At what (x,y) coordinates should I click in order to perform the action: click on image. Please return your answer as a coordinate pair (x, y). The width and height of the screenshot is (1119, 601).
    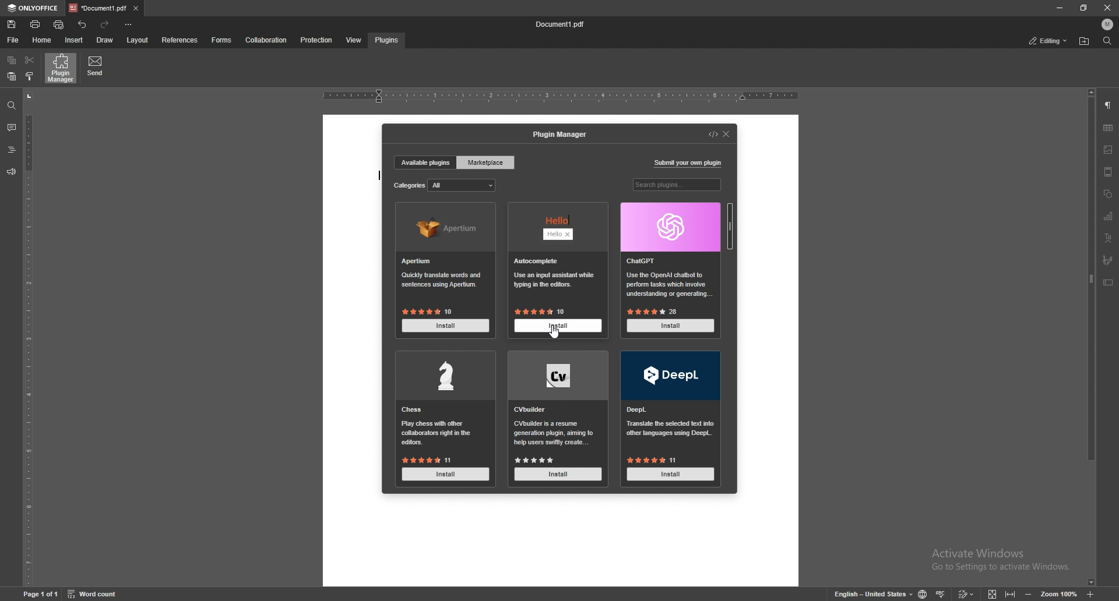
    Looking at the image, I should click on (1109, 150).